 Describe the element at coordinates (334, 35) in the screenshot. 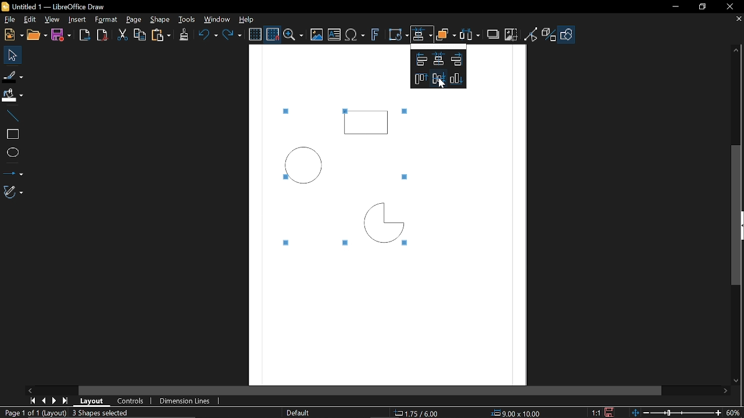

I see `Insert text` at that location.